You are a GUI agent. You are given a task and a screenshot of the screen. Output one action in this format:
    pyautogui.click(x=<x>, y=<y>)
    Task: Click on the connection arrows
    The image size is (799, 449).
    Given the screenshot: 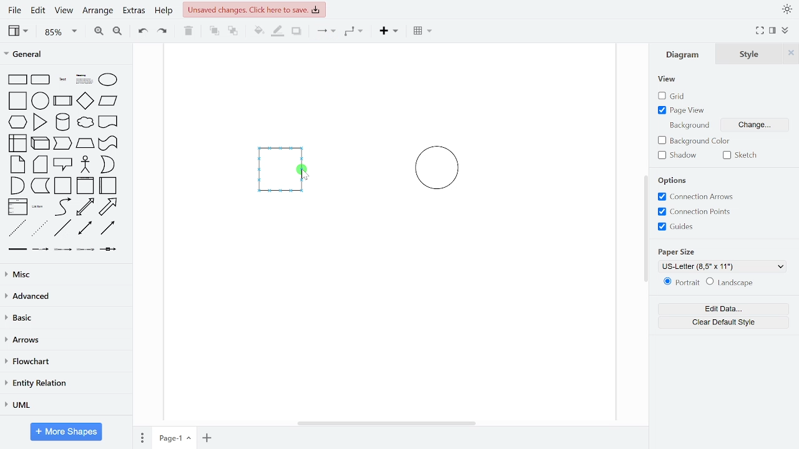 What is the action you would take?
    pyautogui.click(x=694, y=197)
    